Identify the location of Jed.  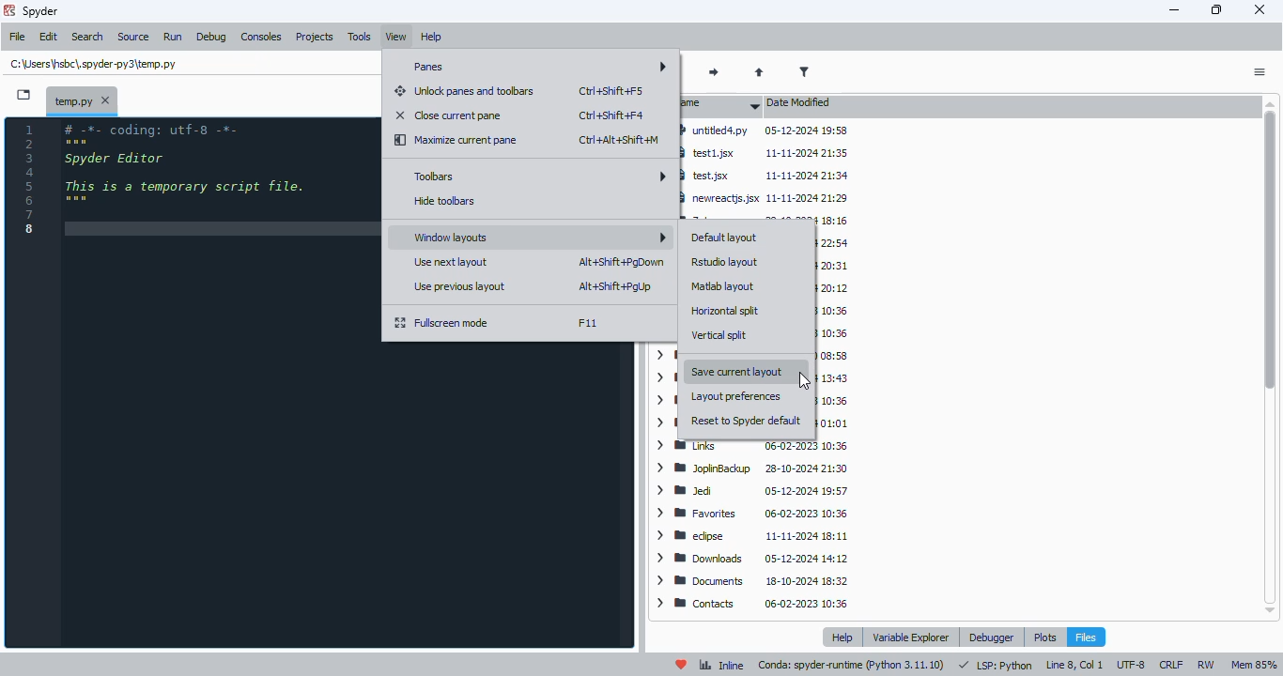
(755, 490).